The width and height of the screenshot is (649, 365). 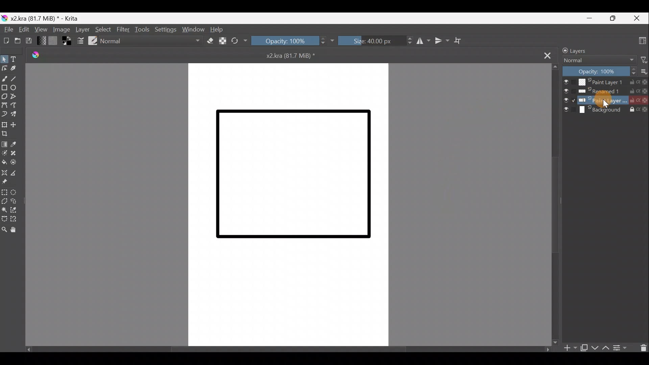 What do you see at coordinates (5, 96) in the screenshot?
I see `Polygon tool` at bounding box center [5, 96].